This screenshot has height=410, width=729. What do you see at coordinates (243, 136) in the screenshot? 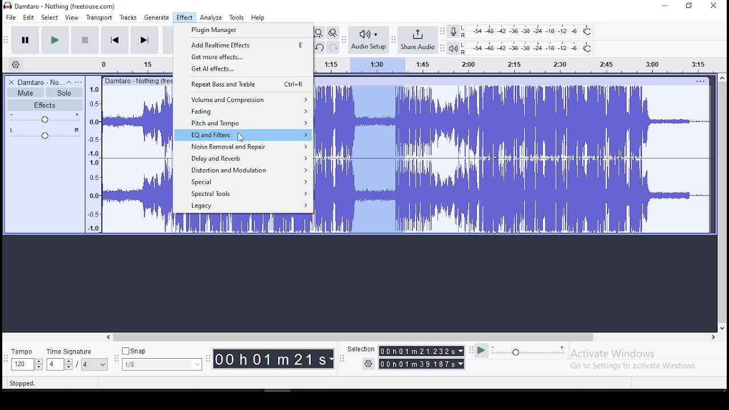
I see `EQ and filters` at bounding box center [243, 136].